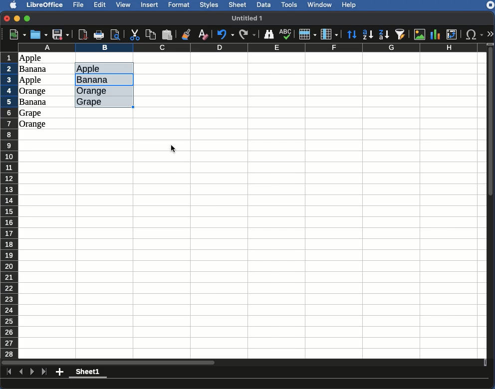 This screenshot has height=389, width=495. Describe the element at coordinates (247, 34) in the screenshot. I see `Redo` at that location.